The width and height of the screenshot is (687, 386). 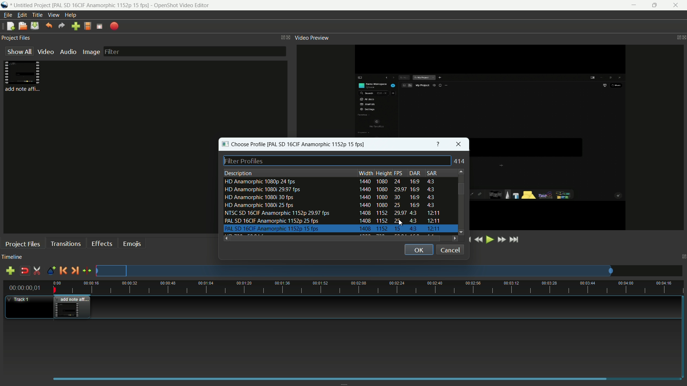 What do you see at coordinates (9, 271) in the screenshot?
I see `add track` at bounding box center [9, 271].